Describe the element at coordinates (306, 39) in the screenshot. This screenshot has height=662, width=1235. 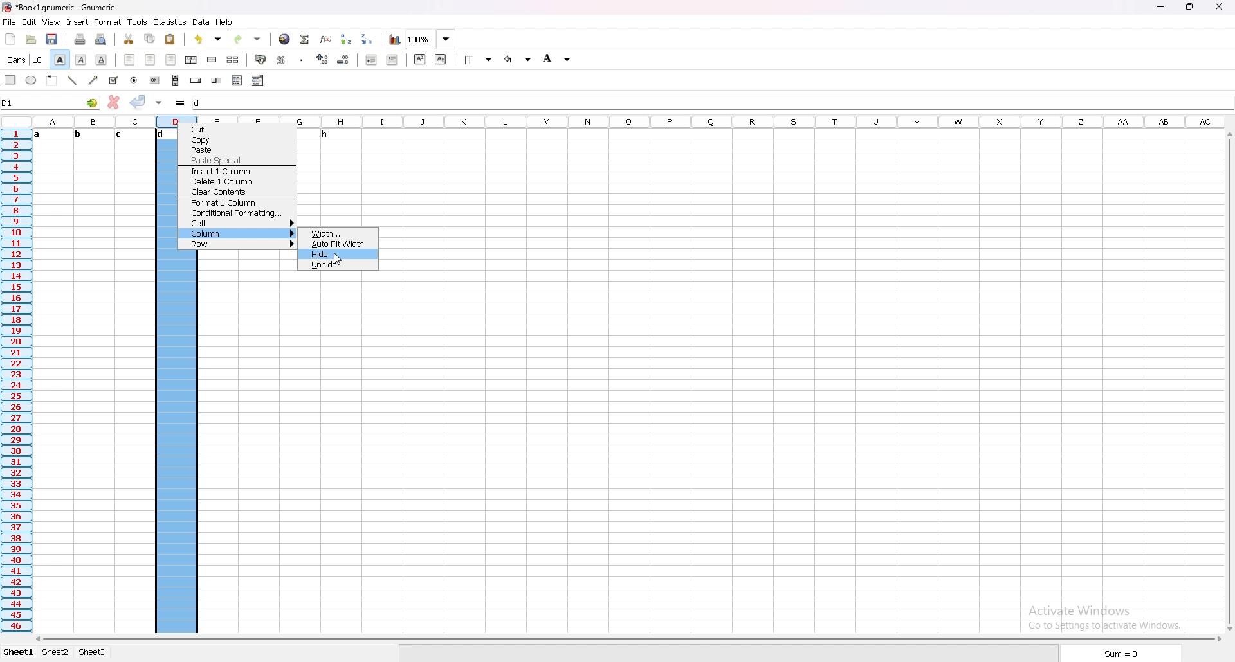
I see `summation` at that location.